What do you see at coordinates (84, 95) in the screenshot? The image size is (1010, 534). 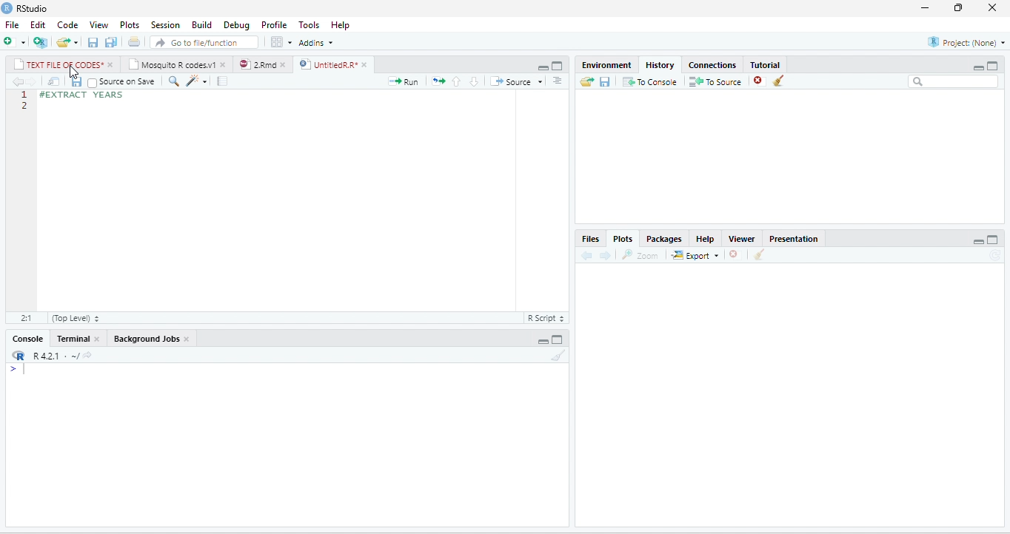 I see `#EXTRACT YEARS` at bounding box center [84, 95].